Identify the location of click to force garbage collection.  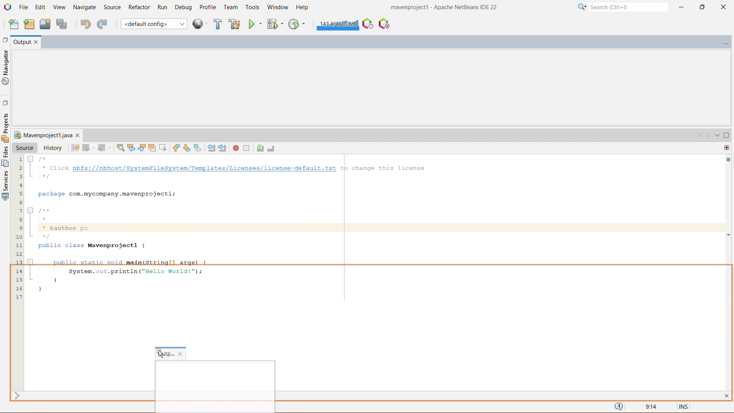
(338, 24).